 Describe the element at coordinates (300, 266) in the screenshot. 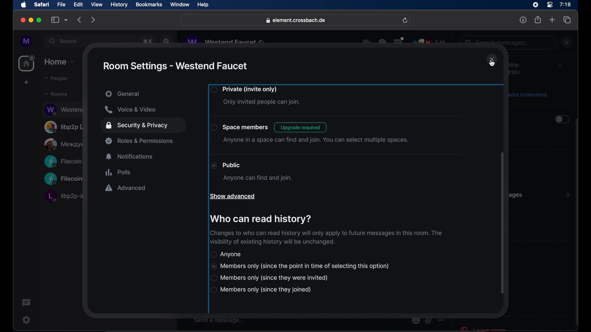

I see `members only radio button` at that location.